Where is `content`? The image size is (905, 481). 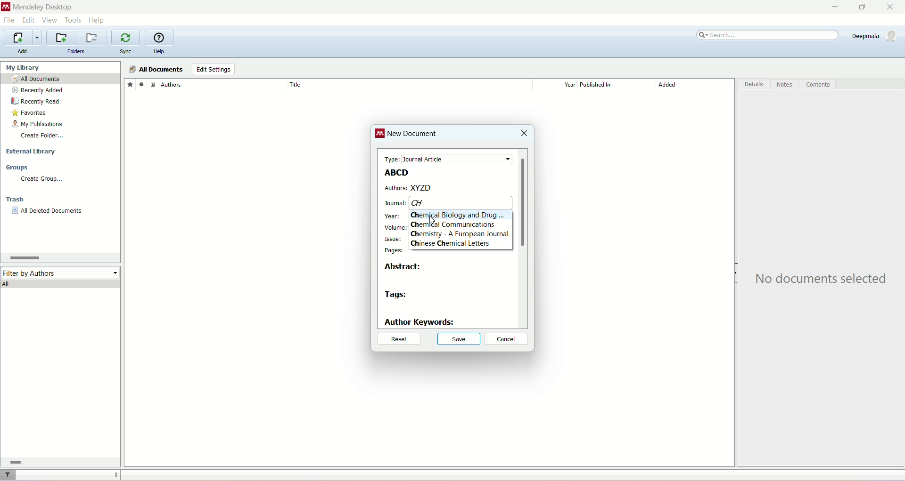
content is located at coordinates (818, 85).